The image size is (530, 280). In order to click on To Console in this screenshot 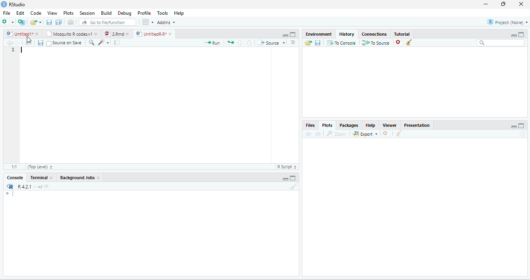, I will do `click(342, 43)`.